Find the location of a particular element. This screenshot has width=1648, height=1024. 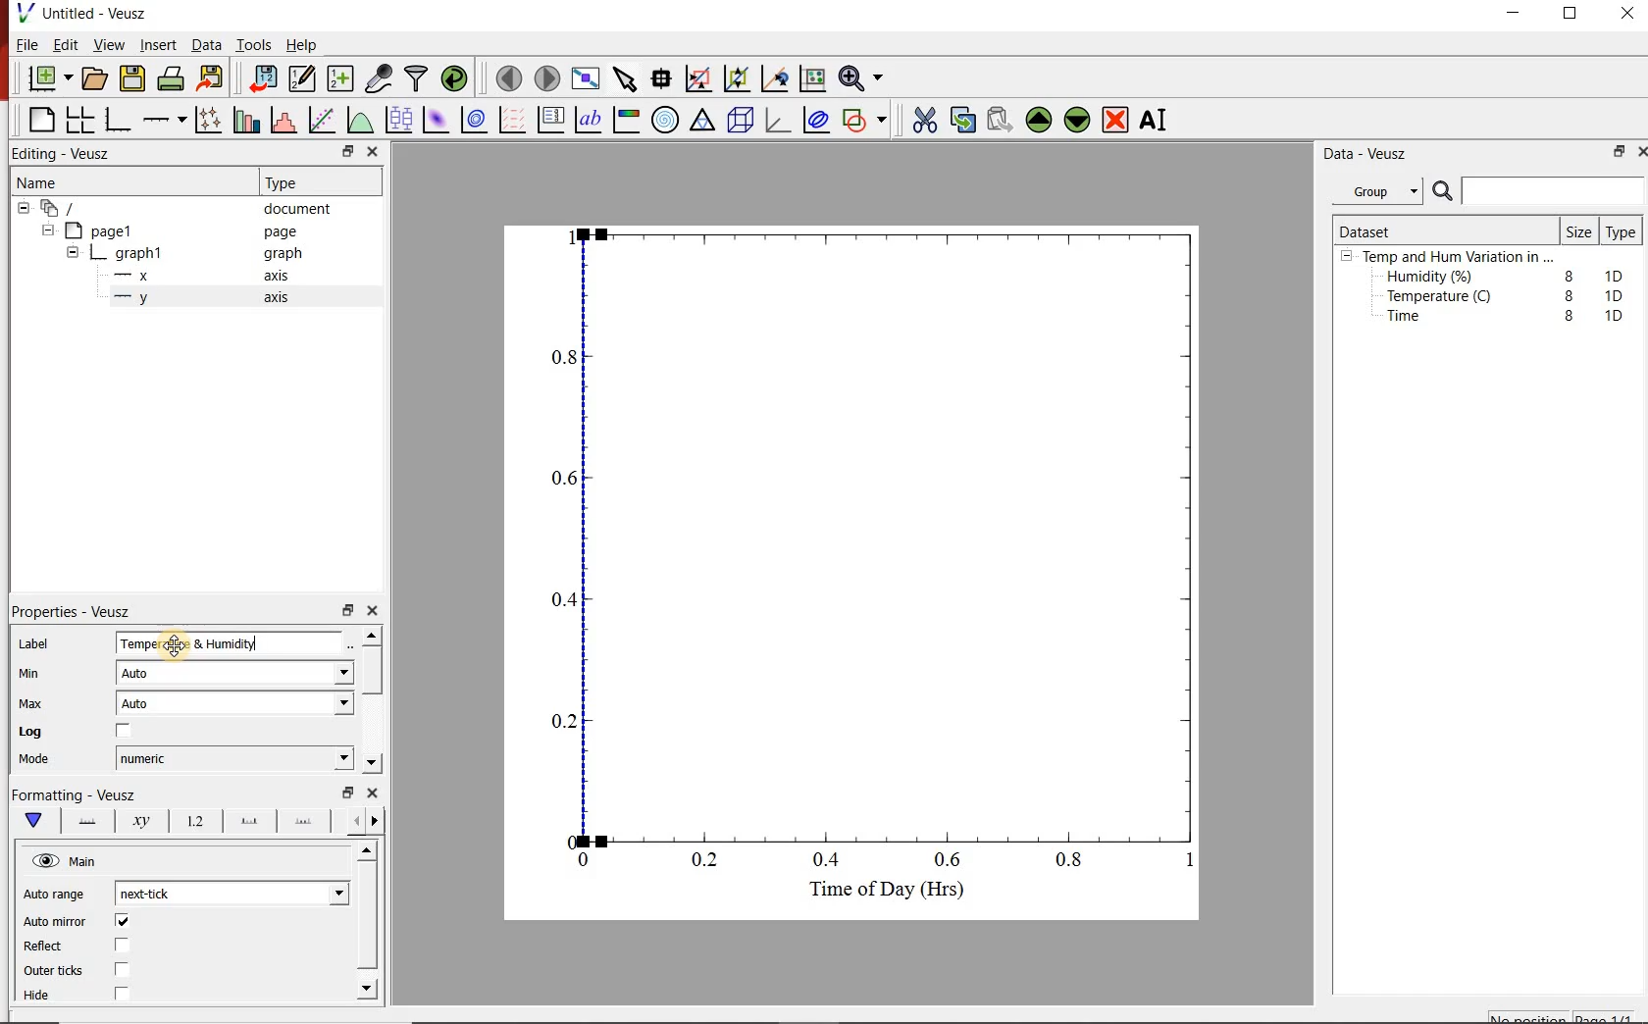

Auto range dropdown is located at coordinates (309, 891).